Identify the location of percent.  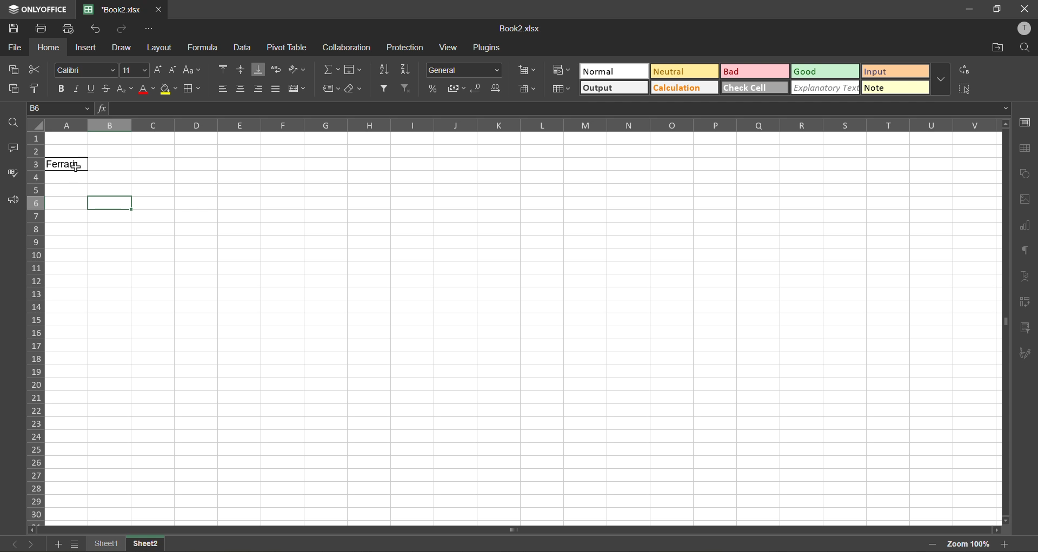
(433, 87).